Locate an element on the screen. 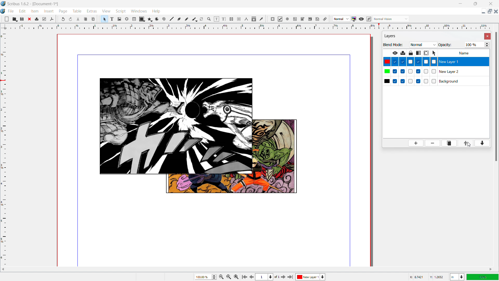 Image resolution: width=499 pixels, height=281 pixels. opacity is located at coordinates (477, 44).